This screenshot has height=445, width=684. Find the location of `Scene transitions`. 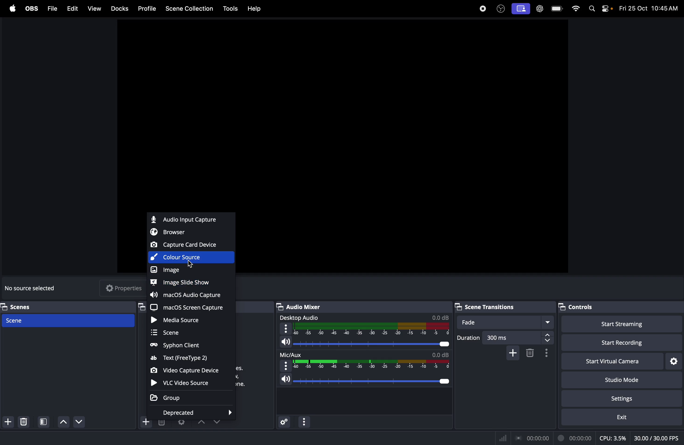

Scene transitions is located at coordinates (483, 307).